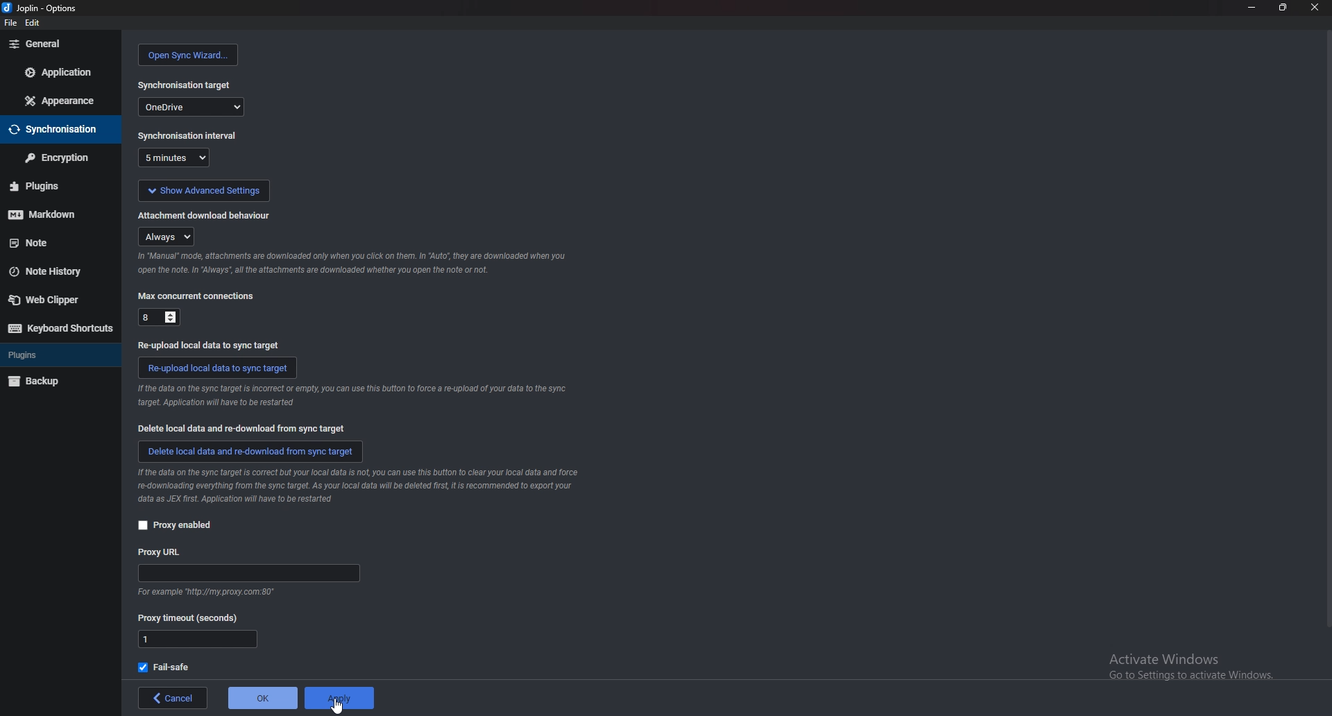  What do you see at coordinates (1181, 668) in the screenshot?
I see `Activate Windows` at bounding box center [1181, 668].